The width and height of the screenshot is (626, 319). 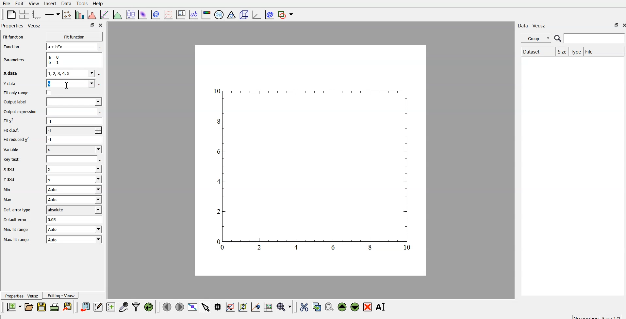 What do you see at coordinates (16, 189) in the screenshot?
I see `Min` at bounding box center [16, 189].